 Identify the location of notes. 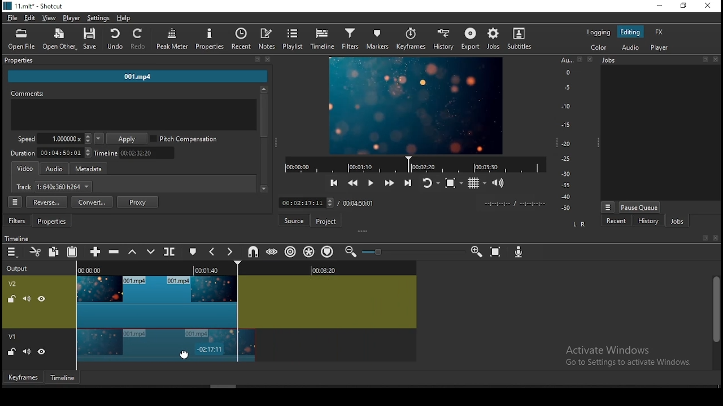
(268, 39).